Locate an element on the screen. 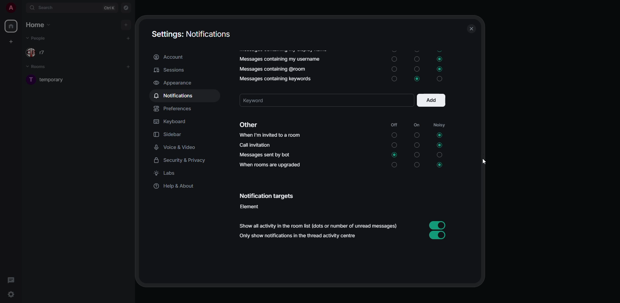 The height and width of the screenshot is (303, 620). quick settings is located at coordinates (11, 295).